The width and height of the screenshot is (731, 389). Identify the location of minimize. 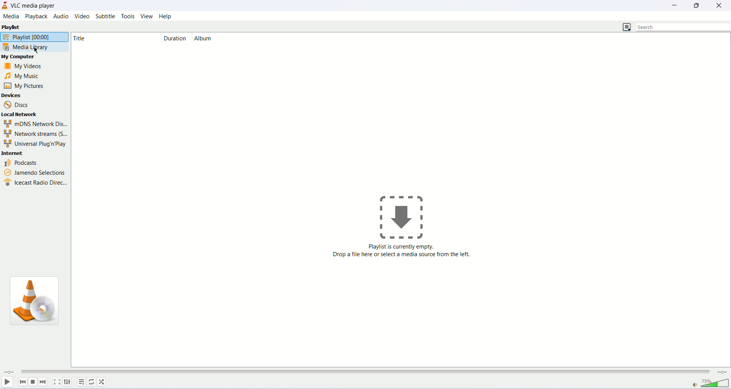
(678, 5).